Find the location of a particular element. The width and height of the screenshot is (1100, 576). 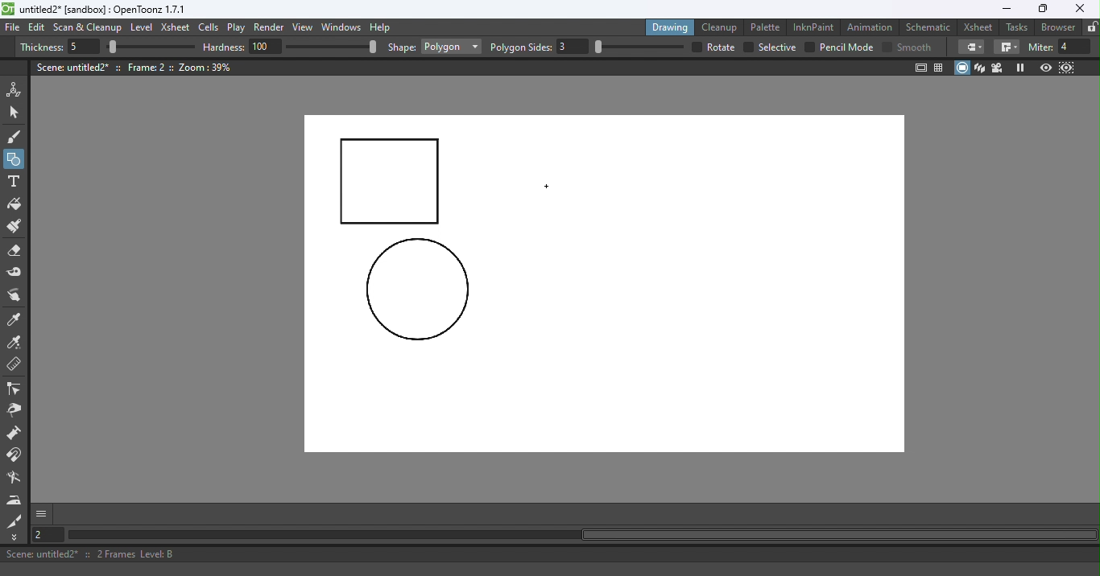

Xsheet is located at coordinates (980, 27).